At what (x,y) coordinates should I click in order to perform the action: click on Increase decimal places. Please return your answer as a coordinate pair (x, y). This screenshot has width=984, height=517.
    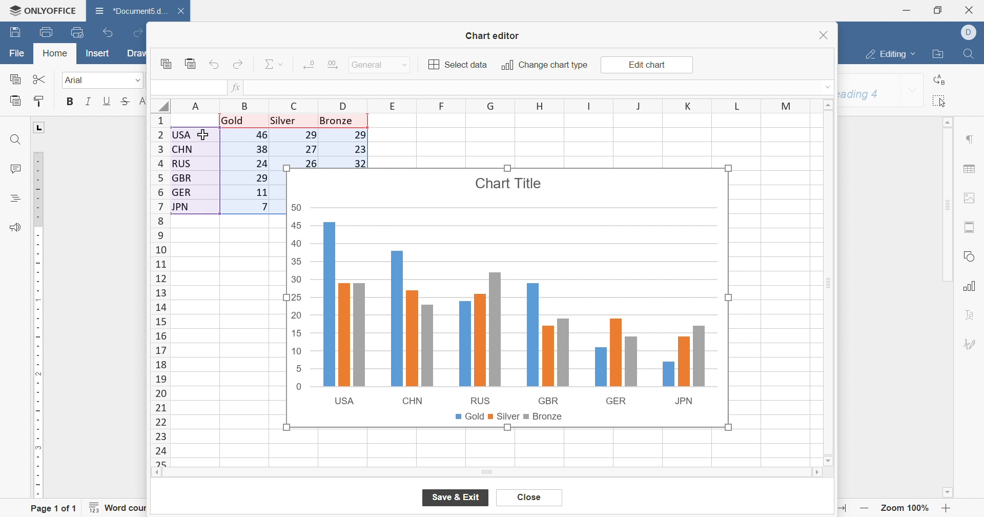
    Looking at the image, I should click on (332, 64).